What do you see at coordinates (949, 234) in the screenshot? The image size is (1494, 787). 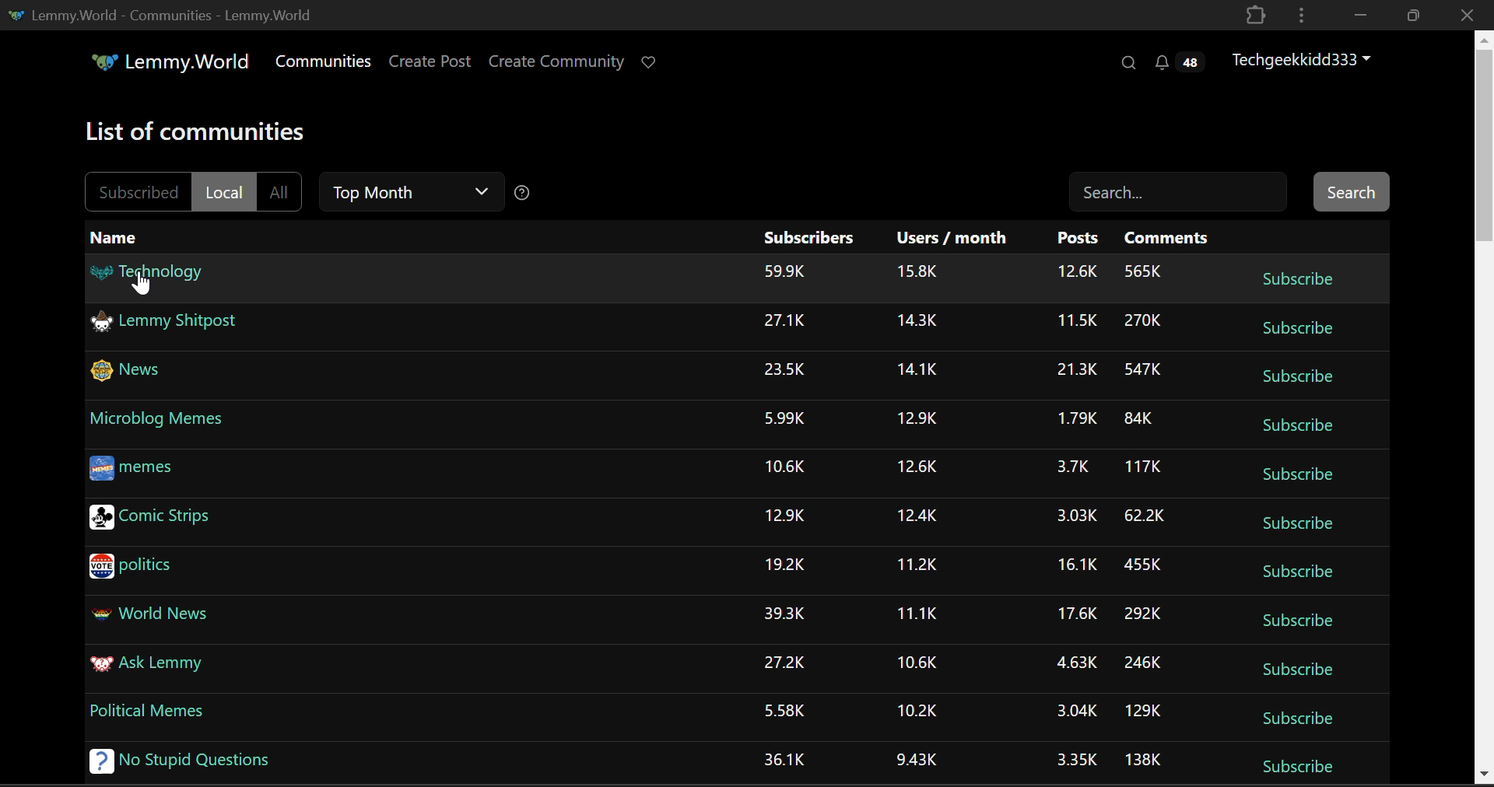 I see `Users/month Column Heading` at bounding box center [949, 234].